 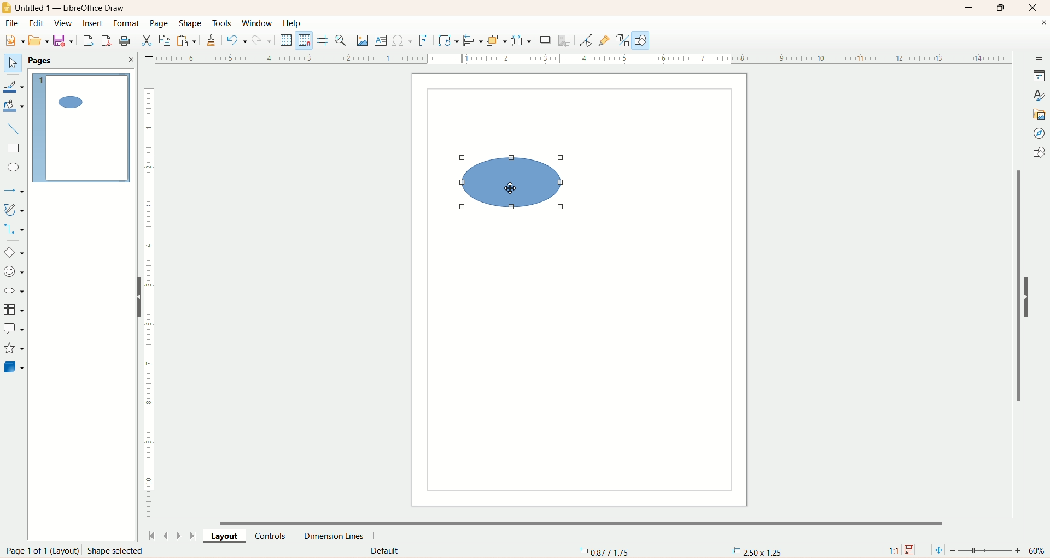 I want to click on allign, so click(x=471, y=42).